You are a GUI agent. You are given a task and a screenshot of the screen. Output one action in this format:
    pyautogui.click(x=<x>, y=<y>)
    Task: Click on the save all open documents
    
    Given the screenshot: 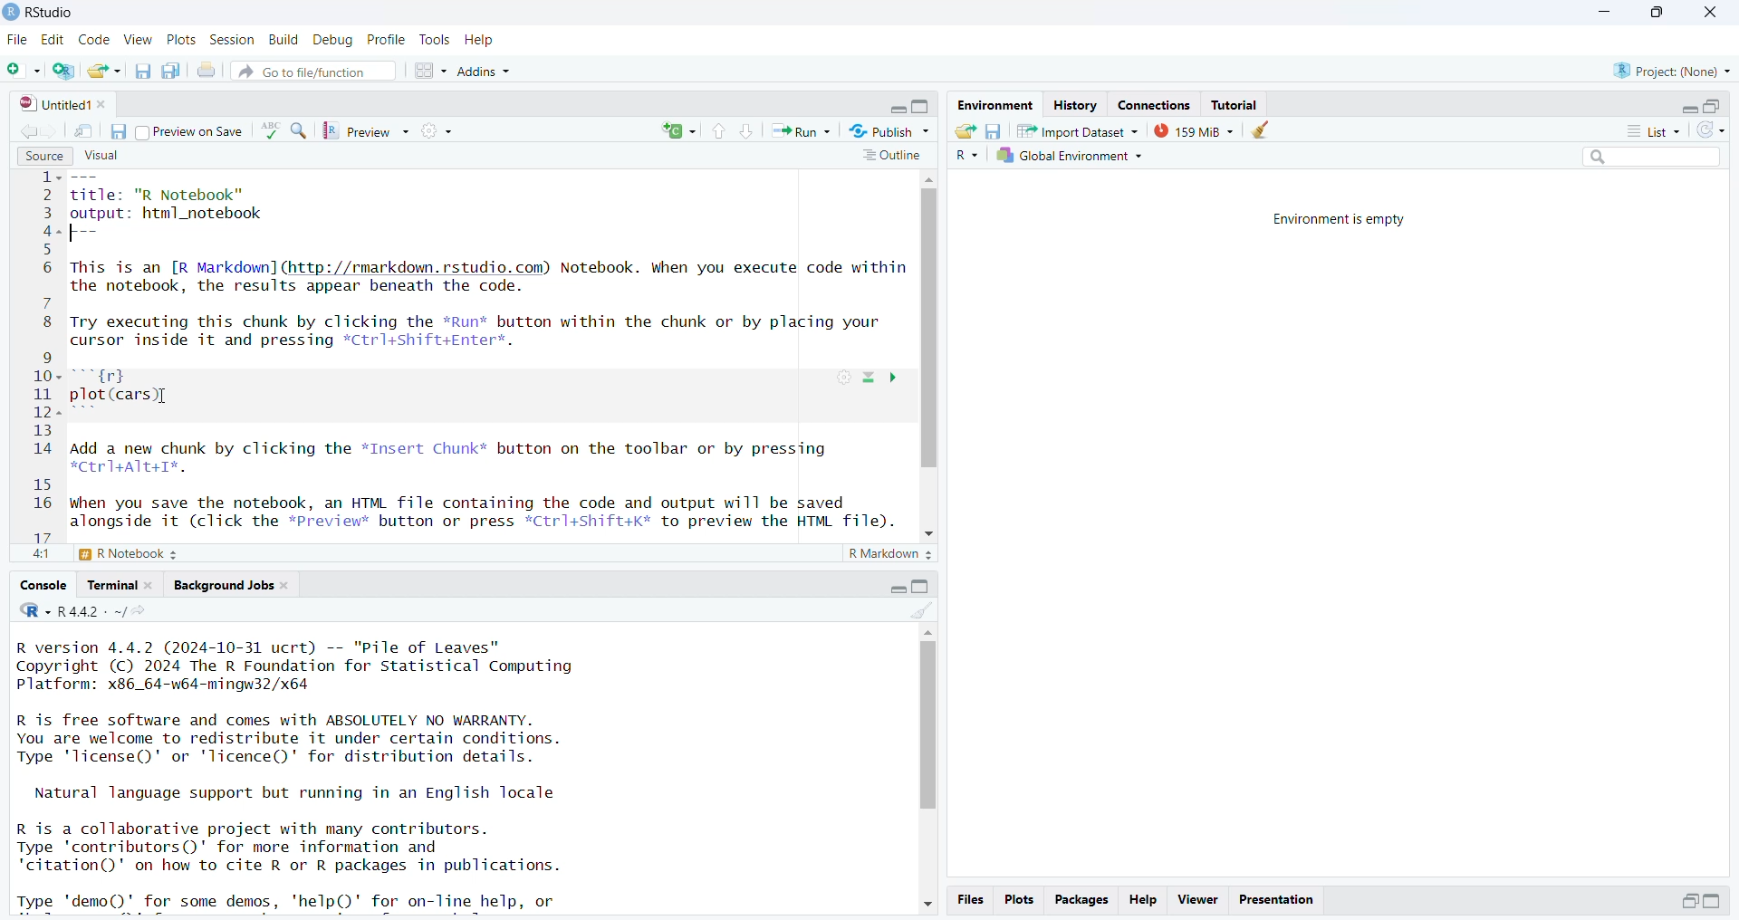 What is the action you would take?
    pyautogui.click(x=172, y=71)
    